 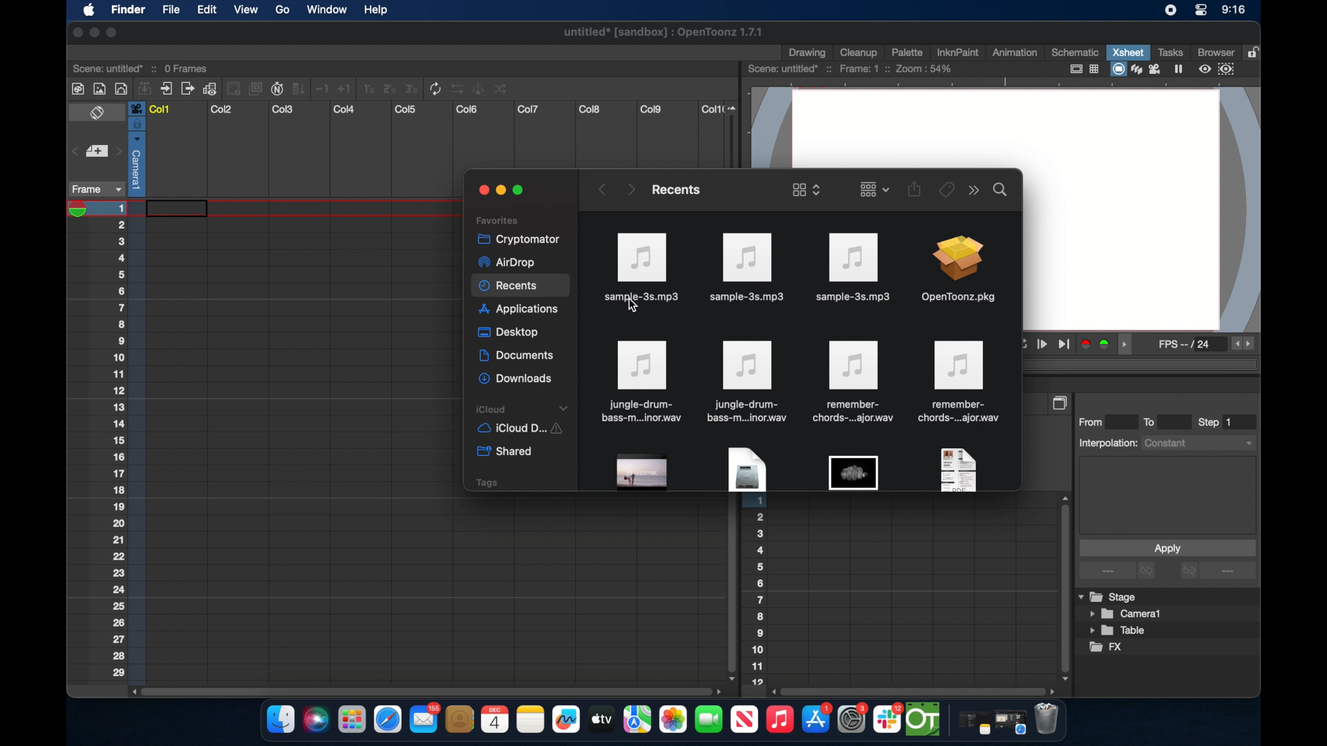 I want to click on scroll box, so click(x=424, y=690).